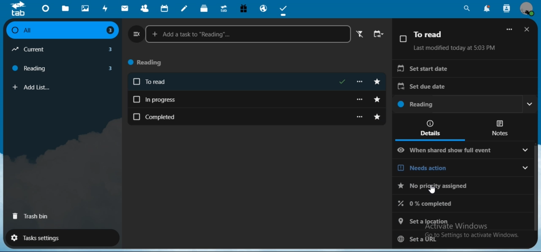  Describe the element at coordinates (525, 151) in the screenshot. I see `Drop down` at that location.